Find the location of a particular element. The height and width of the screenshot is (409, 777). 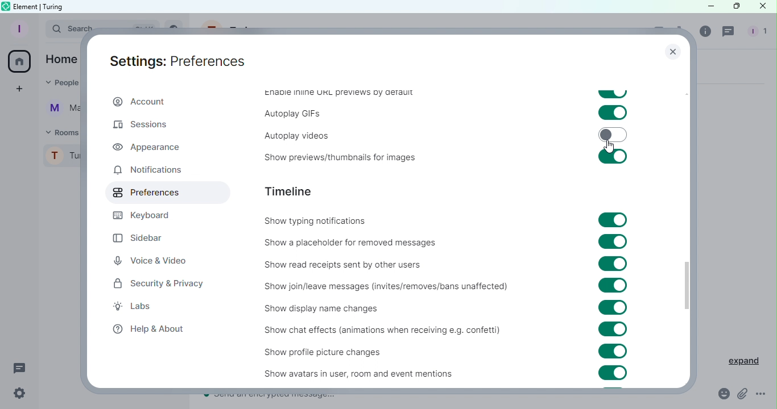

SHow a placeholder for removed messages is located at coordinates (353, 242).